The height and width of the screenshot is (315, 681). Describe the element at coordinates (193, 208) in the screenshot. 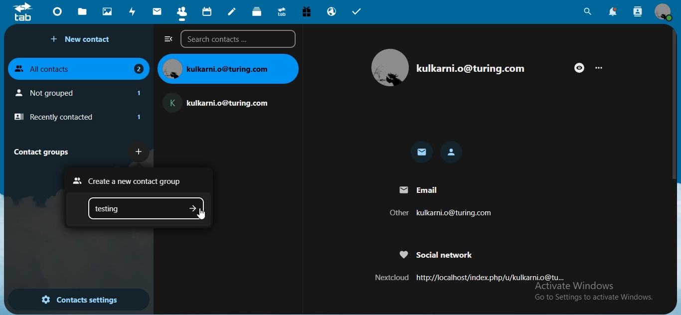

I see `enter` at that location.